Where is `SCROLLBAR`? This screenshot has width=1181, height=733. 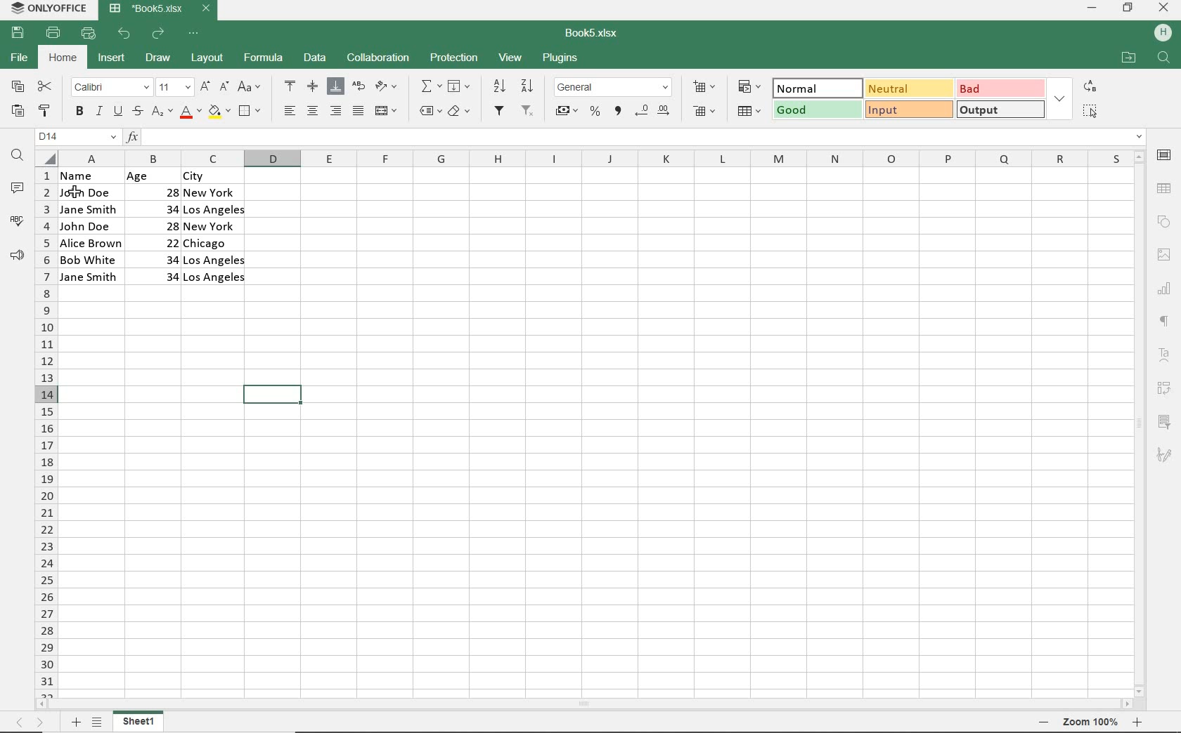
SCROLLBAR is located at coordinates (588, 704).